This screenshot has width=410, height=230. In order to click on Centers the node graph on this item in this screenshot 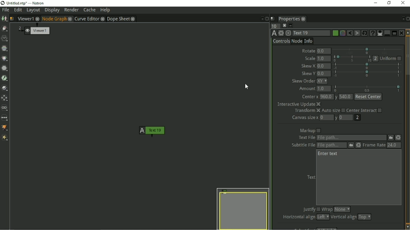, I will do `click(289, 33)`.